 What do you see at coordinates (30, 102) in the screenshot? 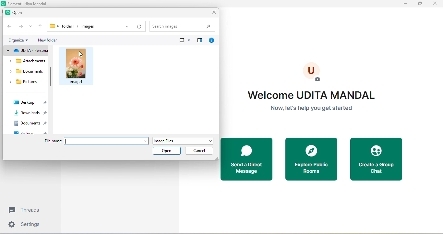
I see `desktop` at bounding box center [30, 102].